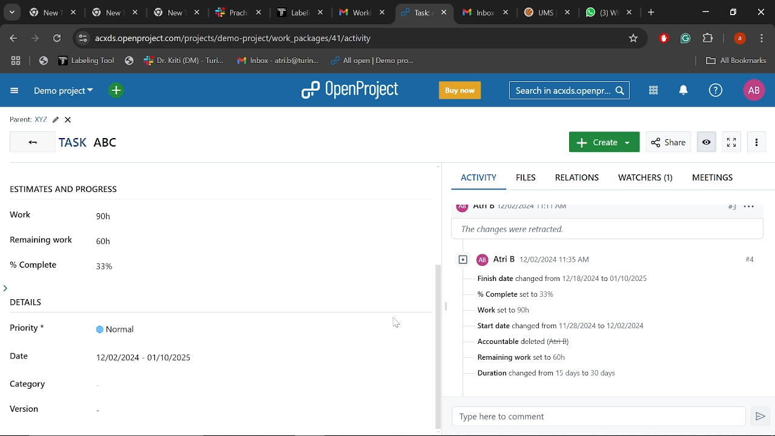 The height and width of the screenshot is (436, 775). Describe the element at coordinates (708, 39) in the screenshot. I see `Extenions` at that location.